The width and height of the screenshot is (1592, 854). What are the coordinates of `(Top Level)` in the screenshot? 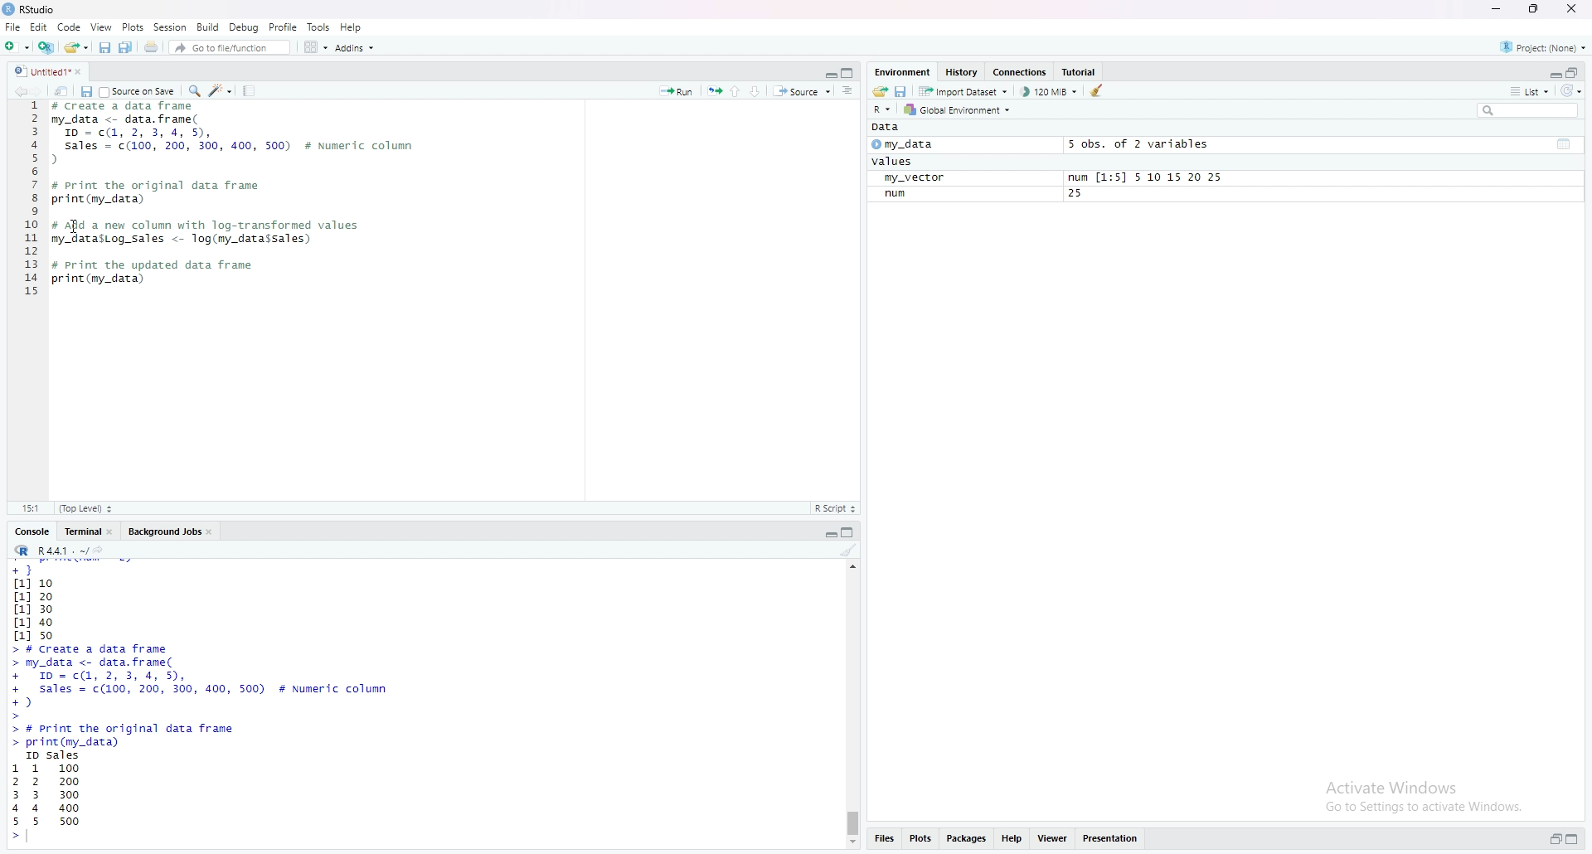 It's located at (88, 508).